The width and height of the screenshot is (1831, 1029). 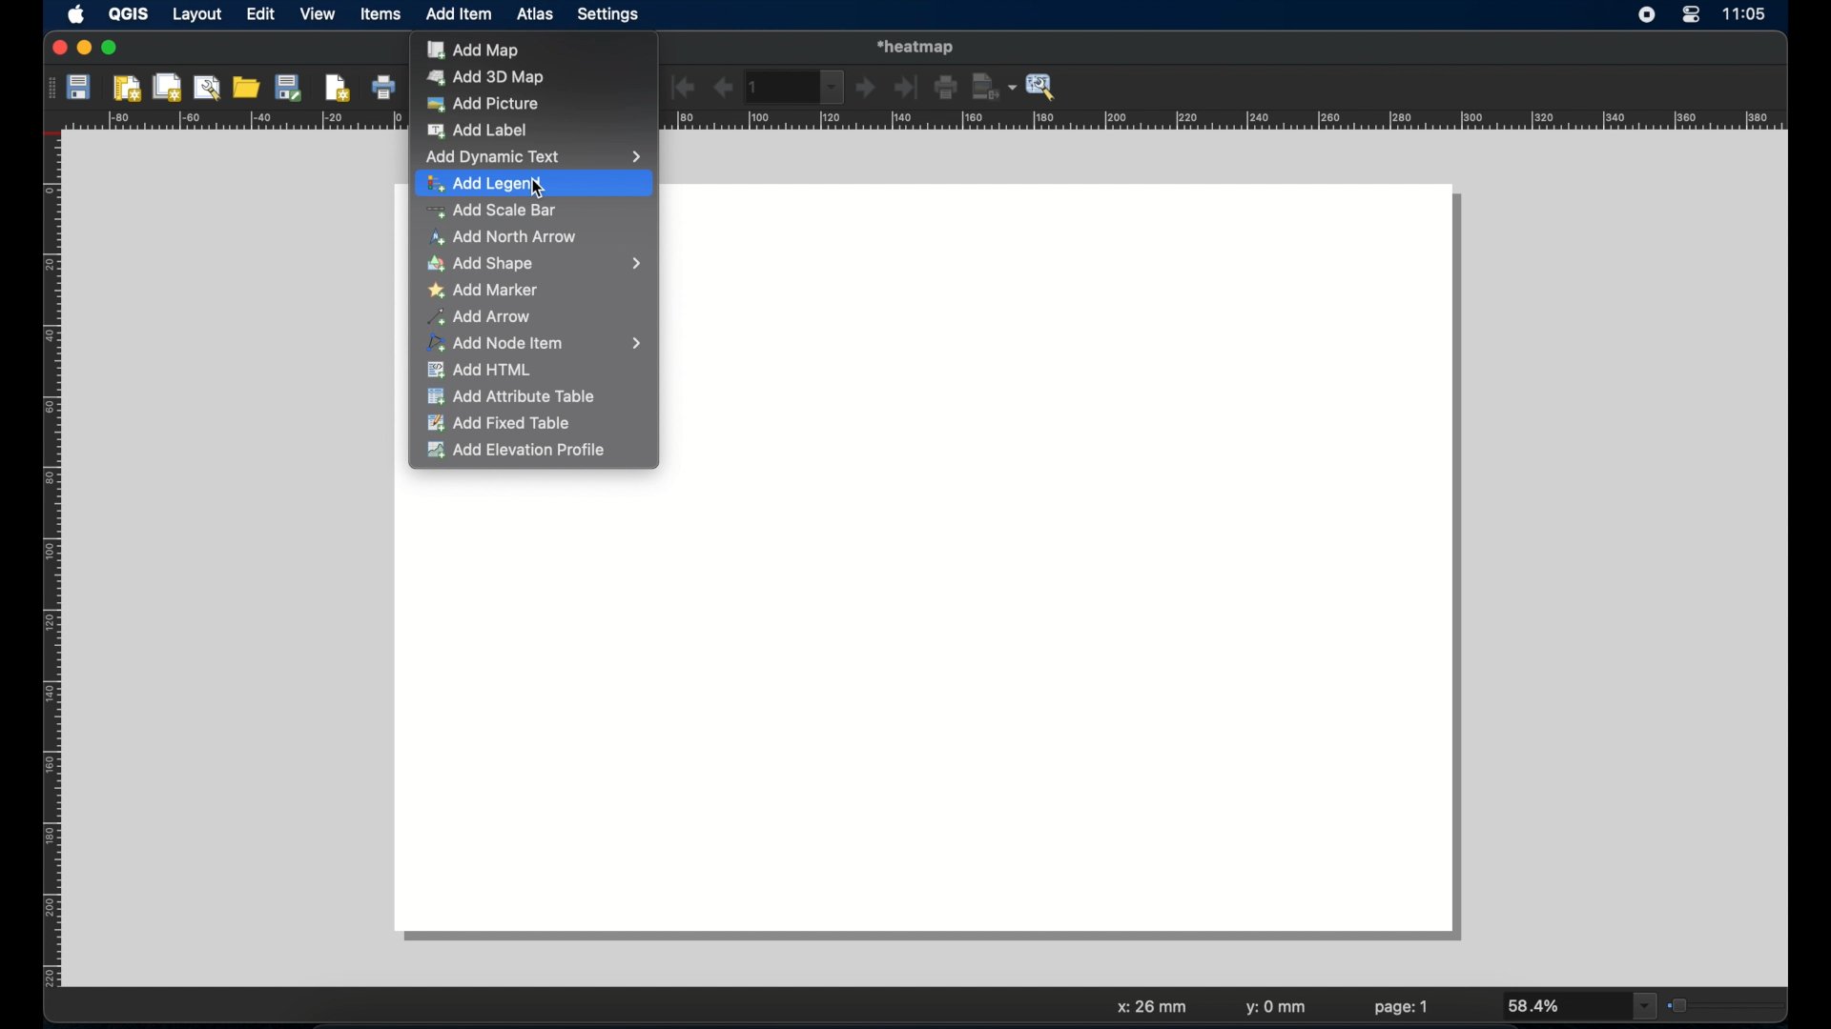 What do you see at coordinates (1691, 16) in the screenshot?
I see `control center` at bounding box center [1691, 16].